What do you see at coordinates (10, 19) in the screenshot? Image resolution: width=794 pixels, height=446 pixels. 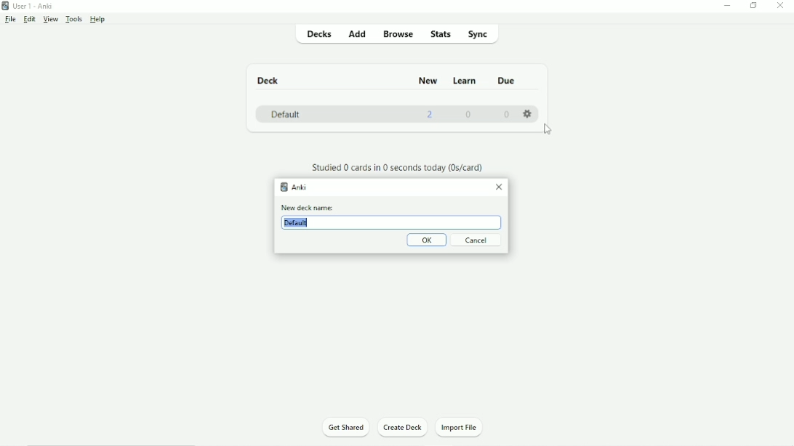 I see `File` at bounding box center [10, 19].